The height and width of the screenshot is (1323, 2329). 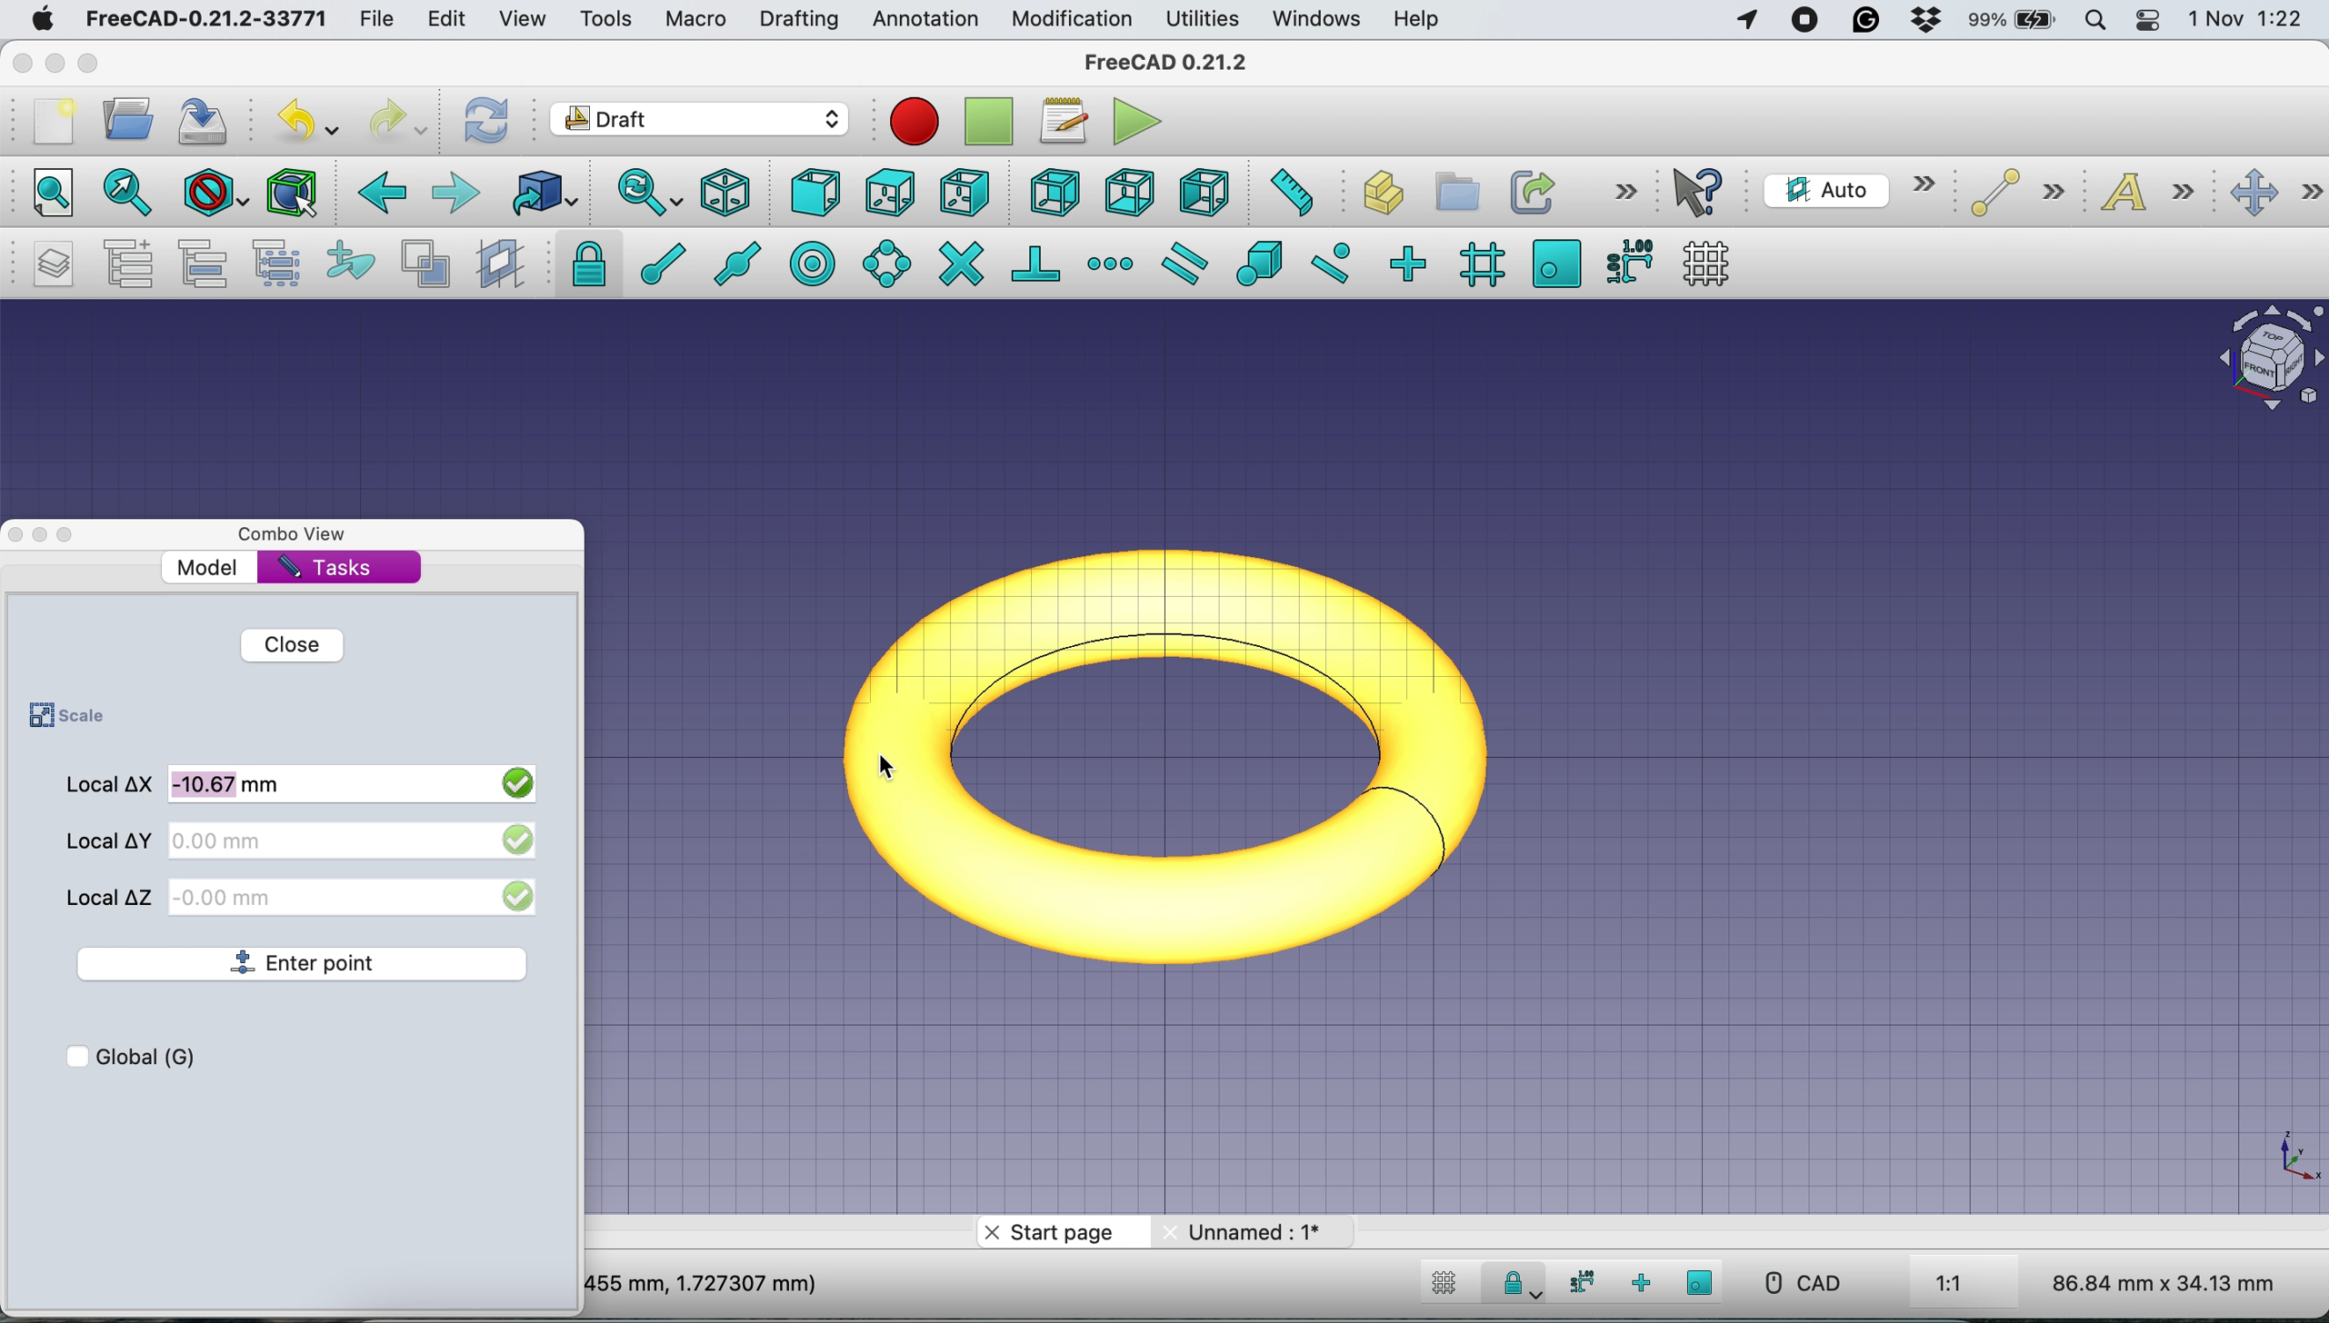 I want to click on Snap Lock, so click(x=1517, y=1281).